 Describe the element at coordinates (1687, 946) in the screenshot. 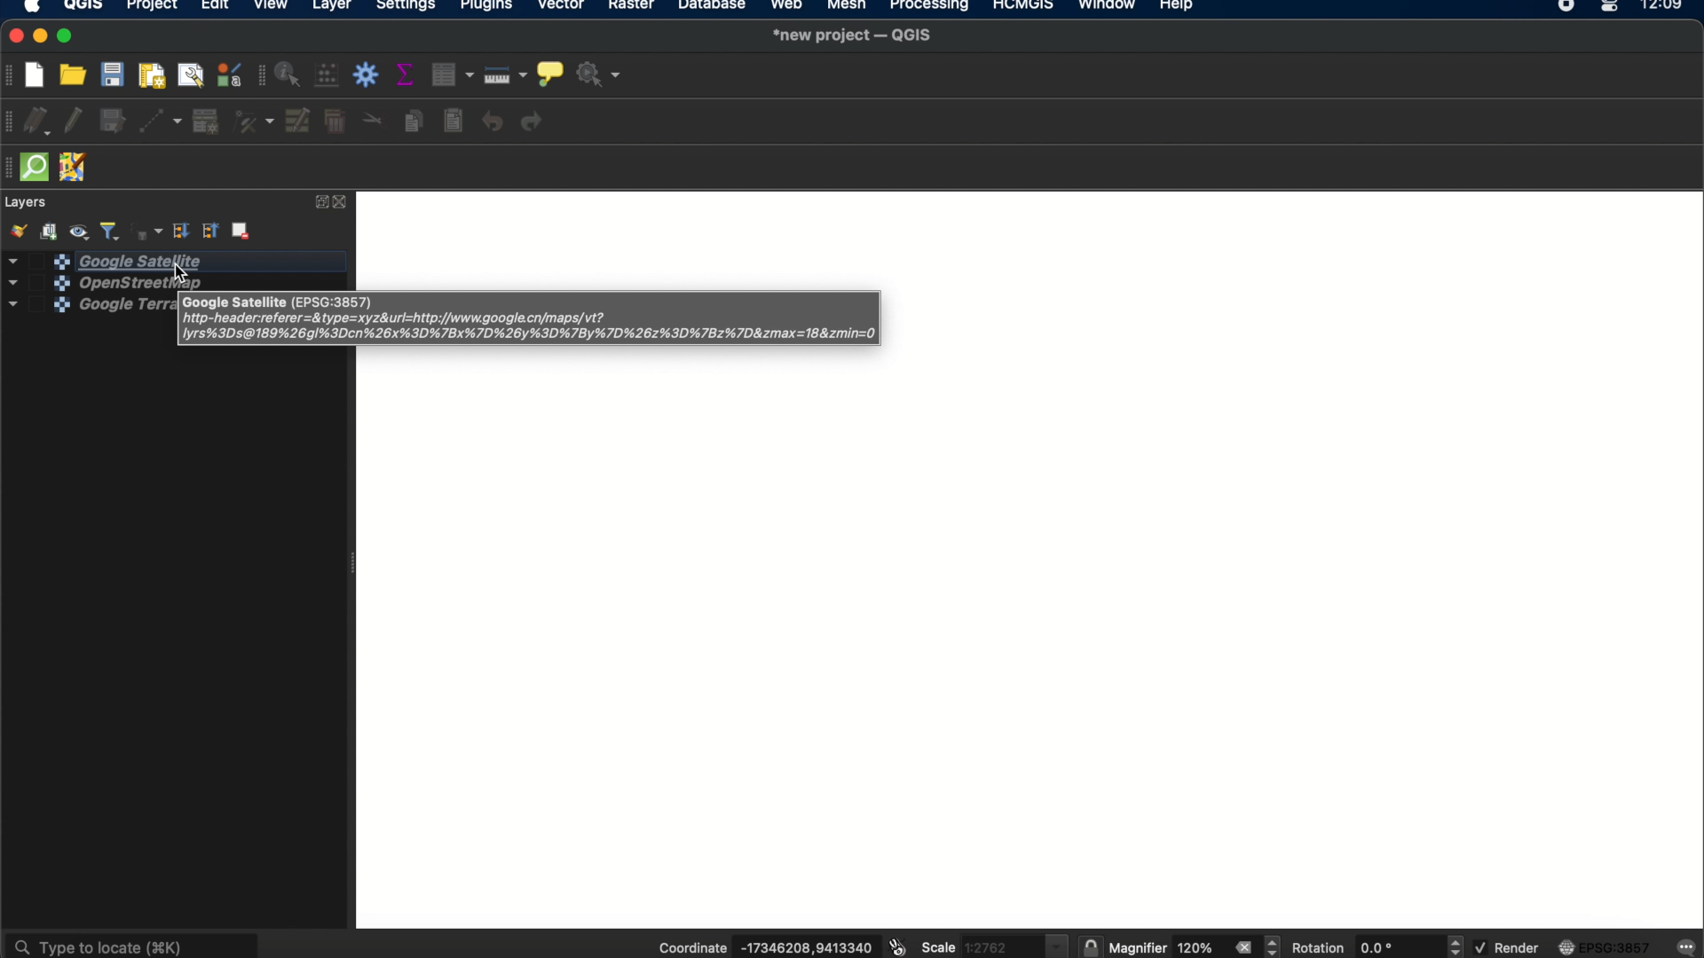

I see `messages` at that location.